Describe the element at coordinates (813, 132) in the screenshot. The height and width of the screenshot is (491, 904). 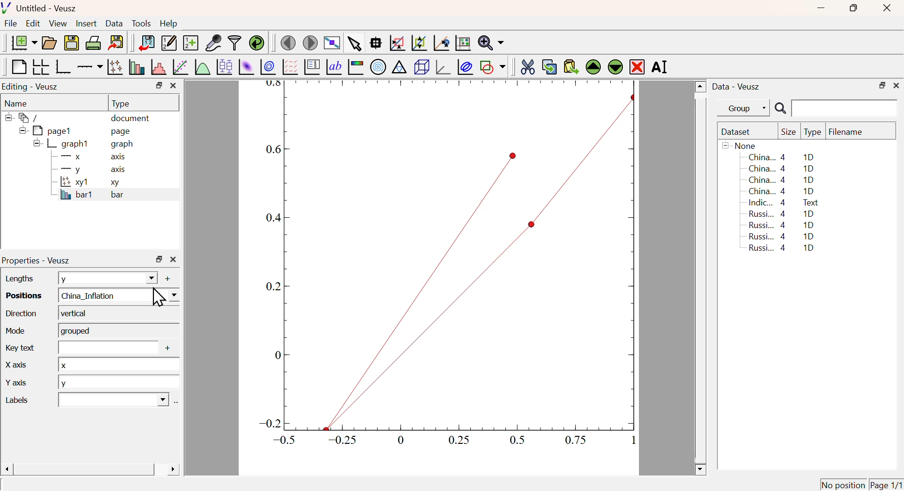
I see `Type` at that location.